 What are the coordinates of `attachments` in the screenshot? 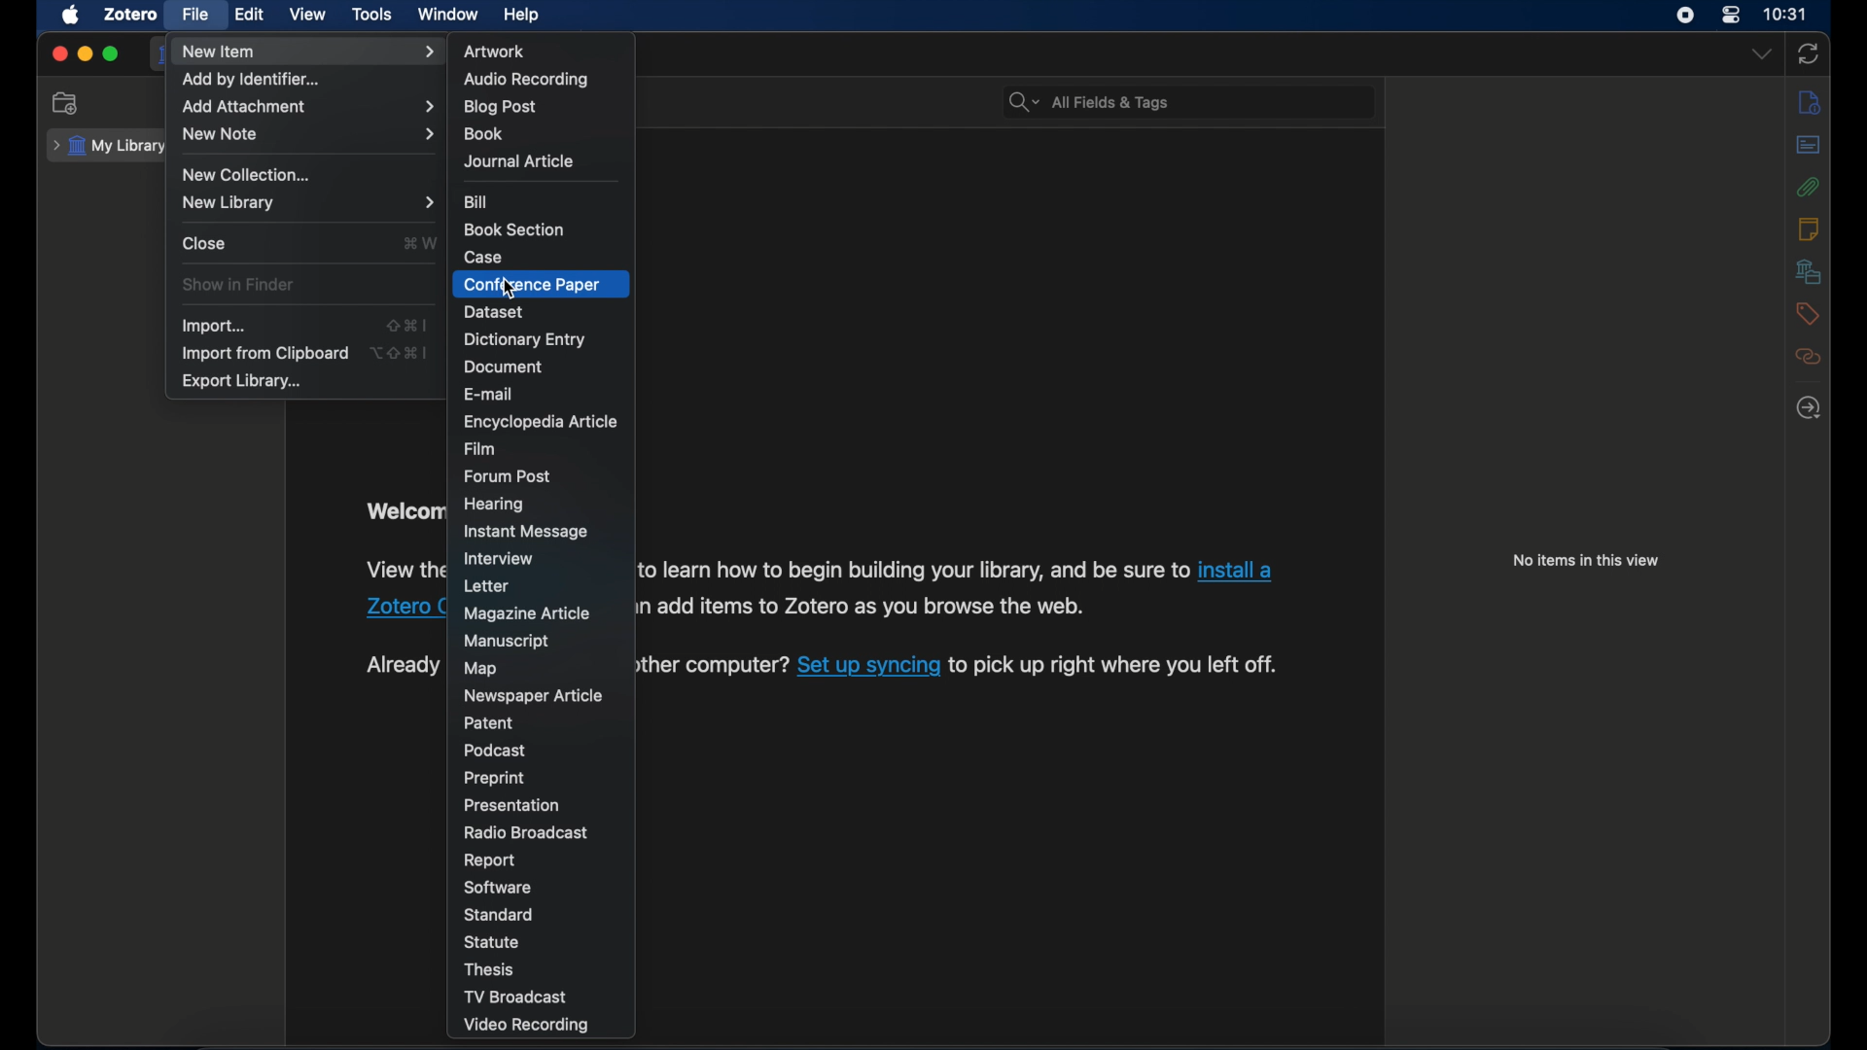 It's located at (1809, 188).